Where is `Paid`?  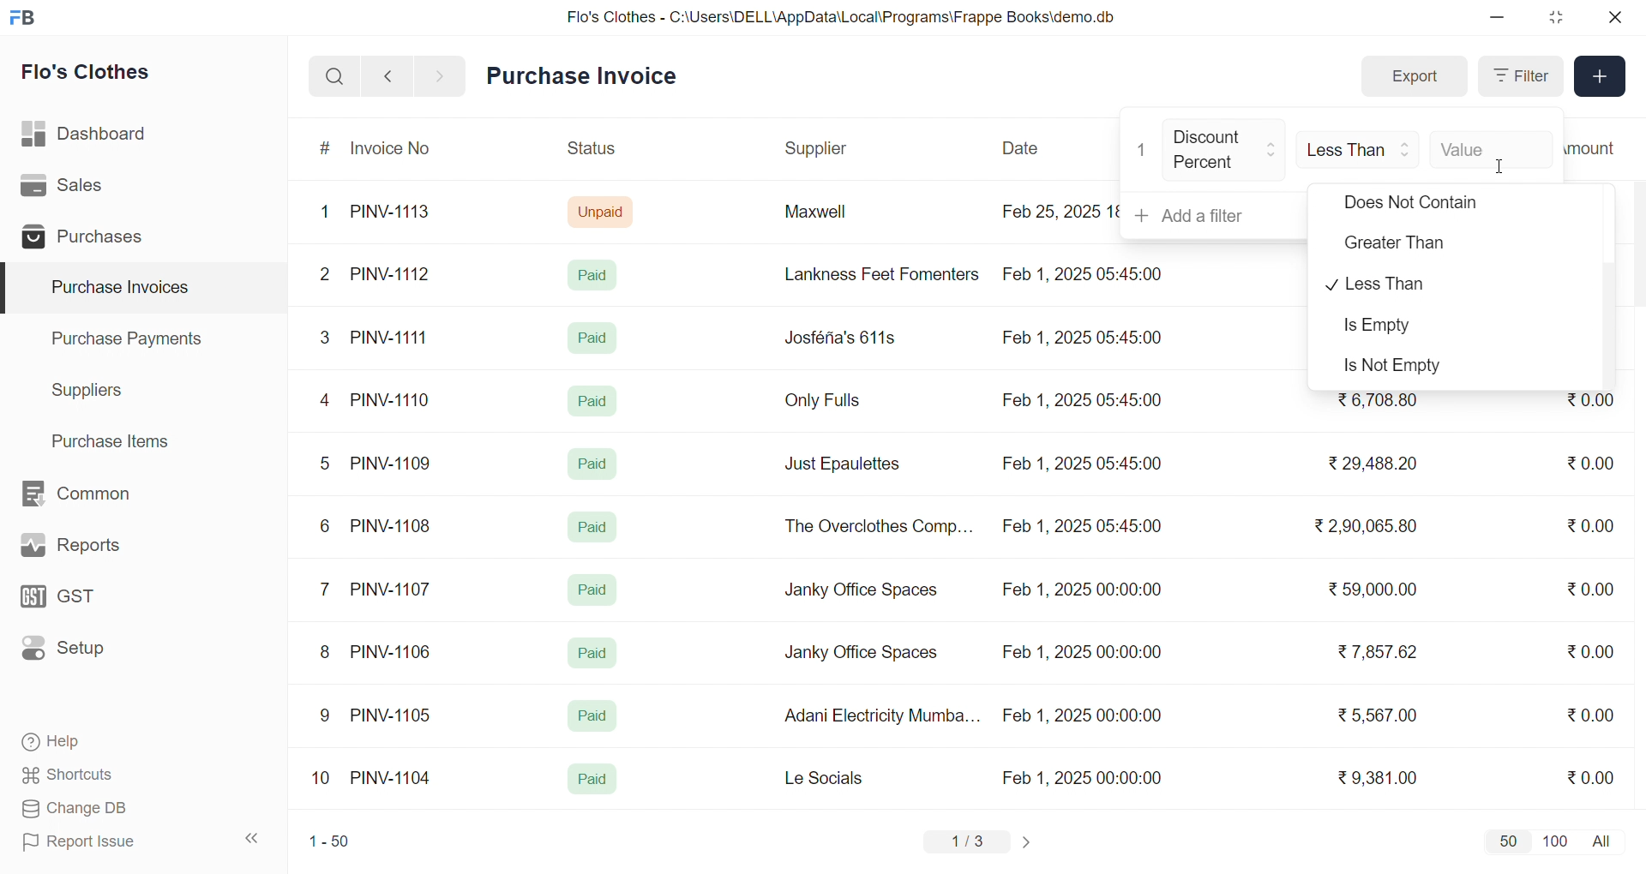 Paid is located at coordinates (591, 399).